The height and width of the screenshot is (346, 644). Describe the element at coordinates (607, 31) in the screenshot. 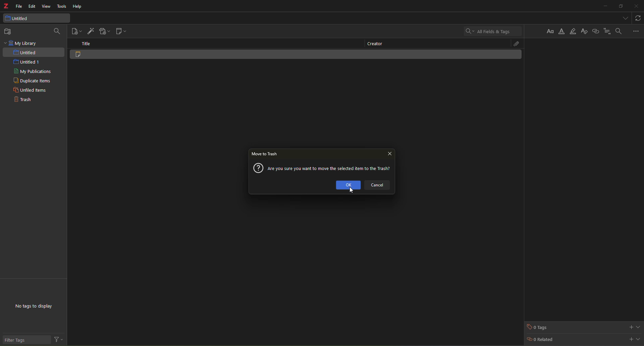

I see `citation` at that location.